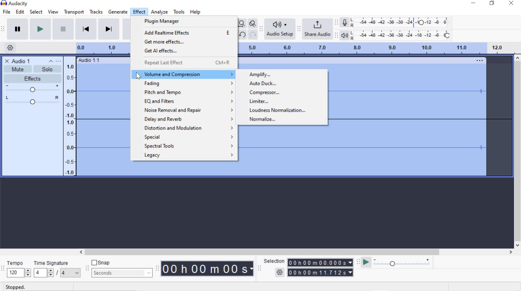  Describe the element at coordinates (3, 269) in the screenshot. I see `Time signature toolbar` at that location.